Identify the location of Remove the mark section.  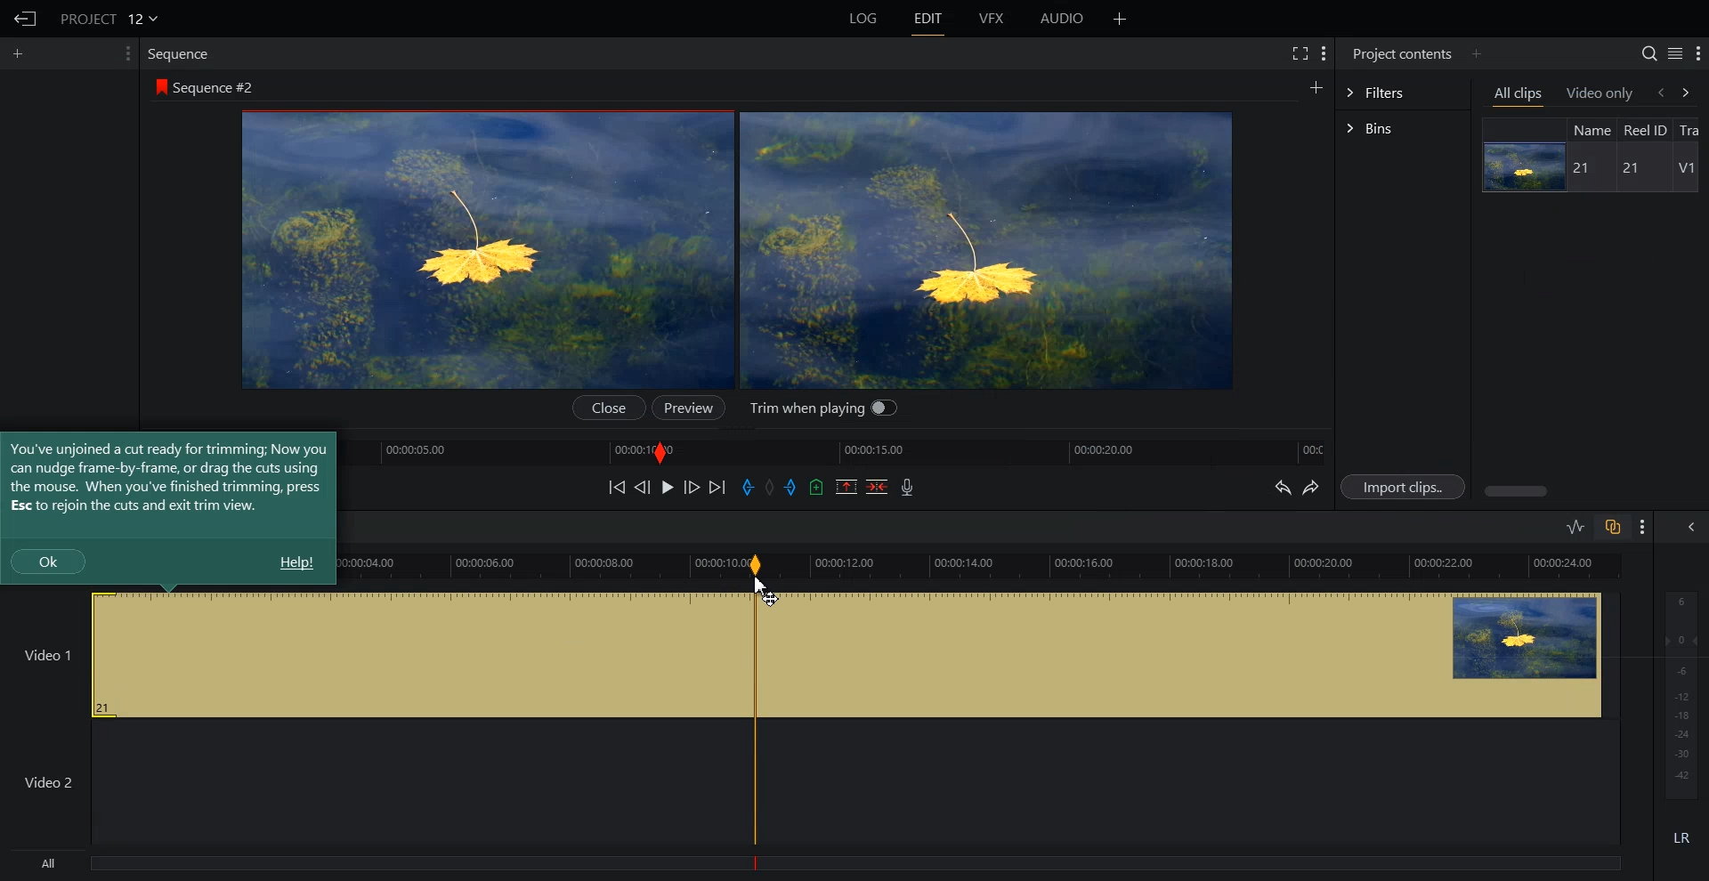
(846, 487).